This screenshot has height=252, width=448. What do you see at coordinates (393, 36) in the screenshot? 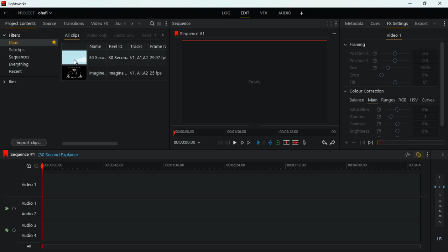
I see `video 1` at bounding box center [393, 36].